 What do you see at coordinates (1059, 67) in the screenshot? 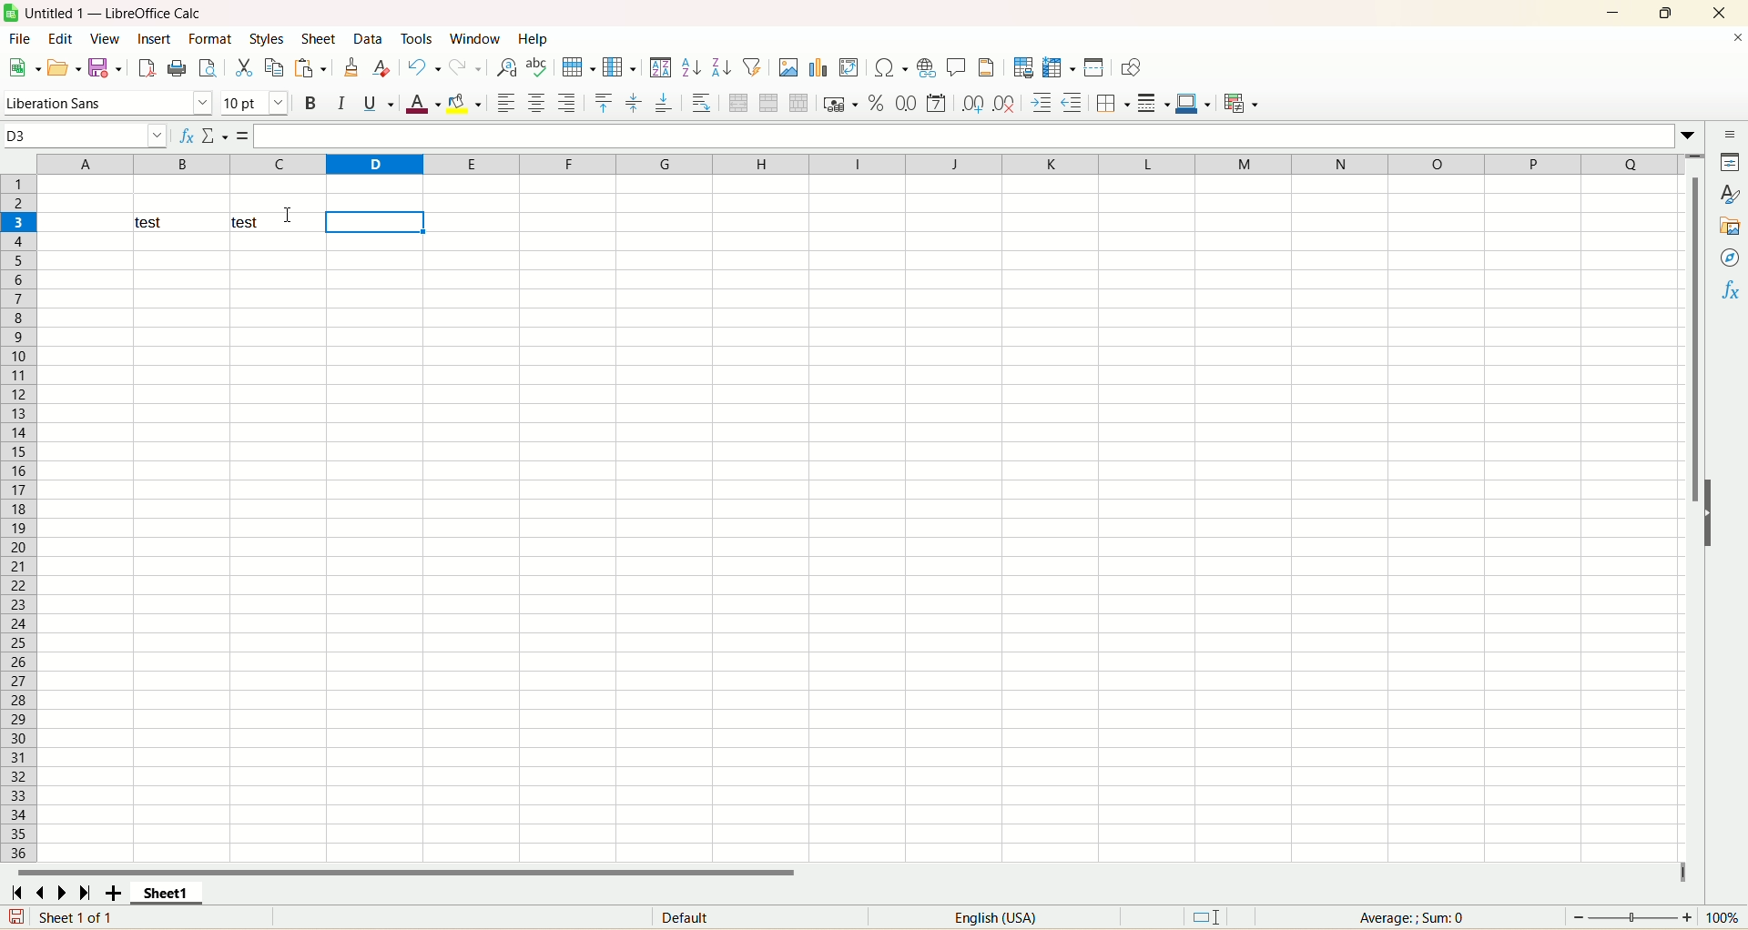
I see `Freeze rows and columns` at bounding box center [1059, 67].